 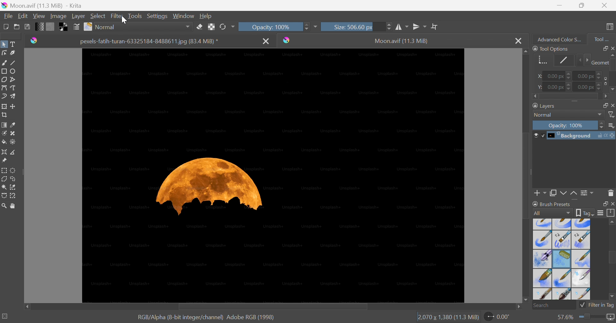 What do you see at coordinates (402, 42) in the screenshot?
I see `Moon.avif (11.3 MiB)` at bounding box center [402, 42].